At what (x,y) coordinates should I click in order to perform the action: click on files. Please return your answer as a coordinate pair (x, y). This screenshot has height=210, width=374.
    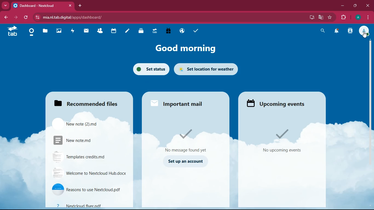
    Looking at the image, I should click on (44, 31).